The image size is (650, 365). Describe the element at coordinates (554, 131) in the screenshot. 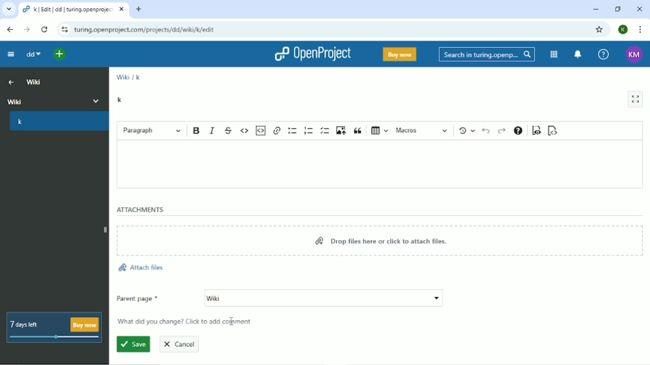

I see `Switch to markdown source` at that location.